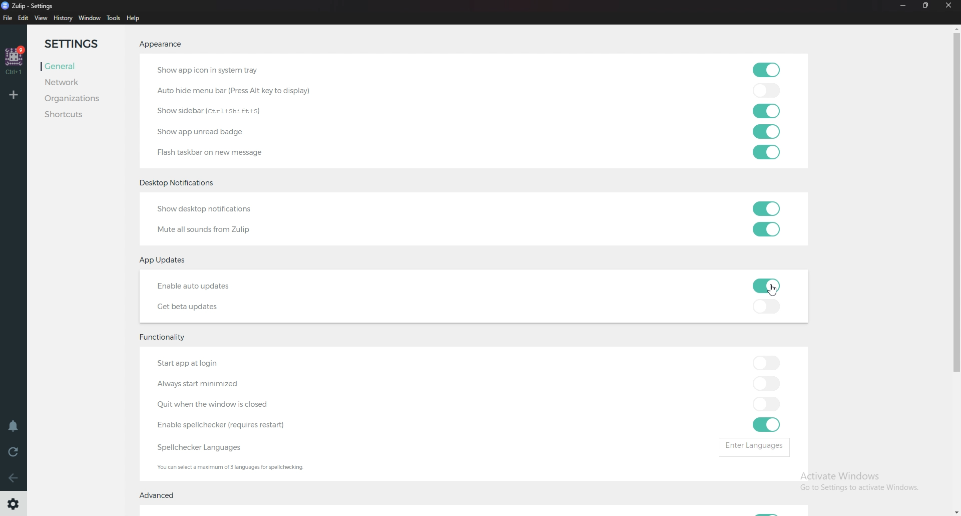  What do you see at coordinates (765, 362) in the screenshot?
I see `toggle` at bounding box center [765, 362].